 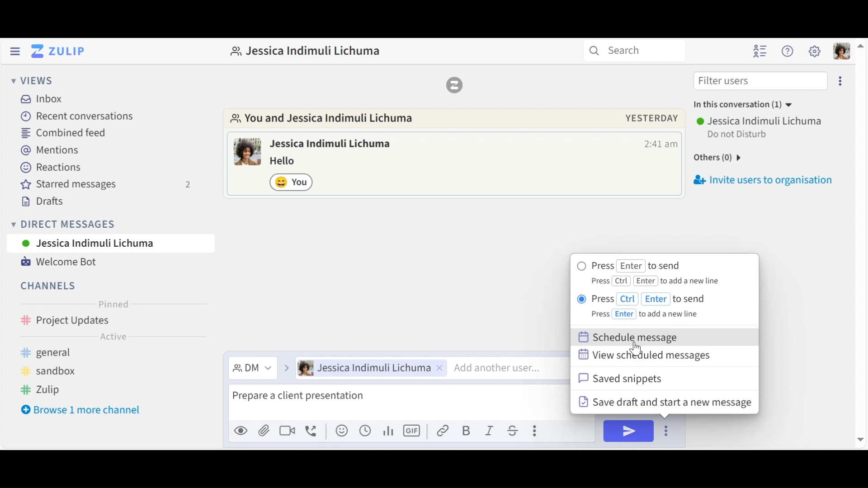 I want to click on Time message sent, so click(x=660, y=144).